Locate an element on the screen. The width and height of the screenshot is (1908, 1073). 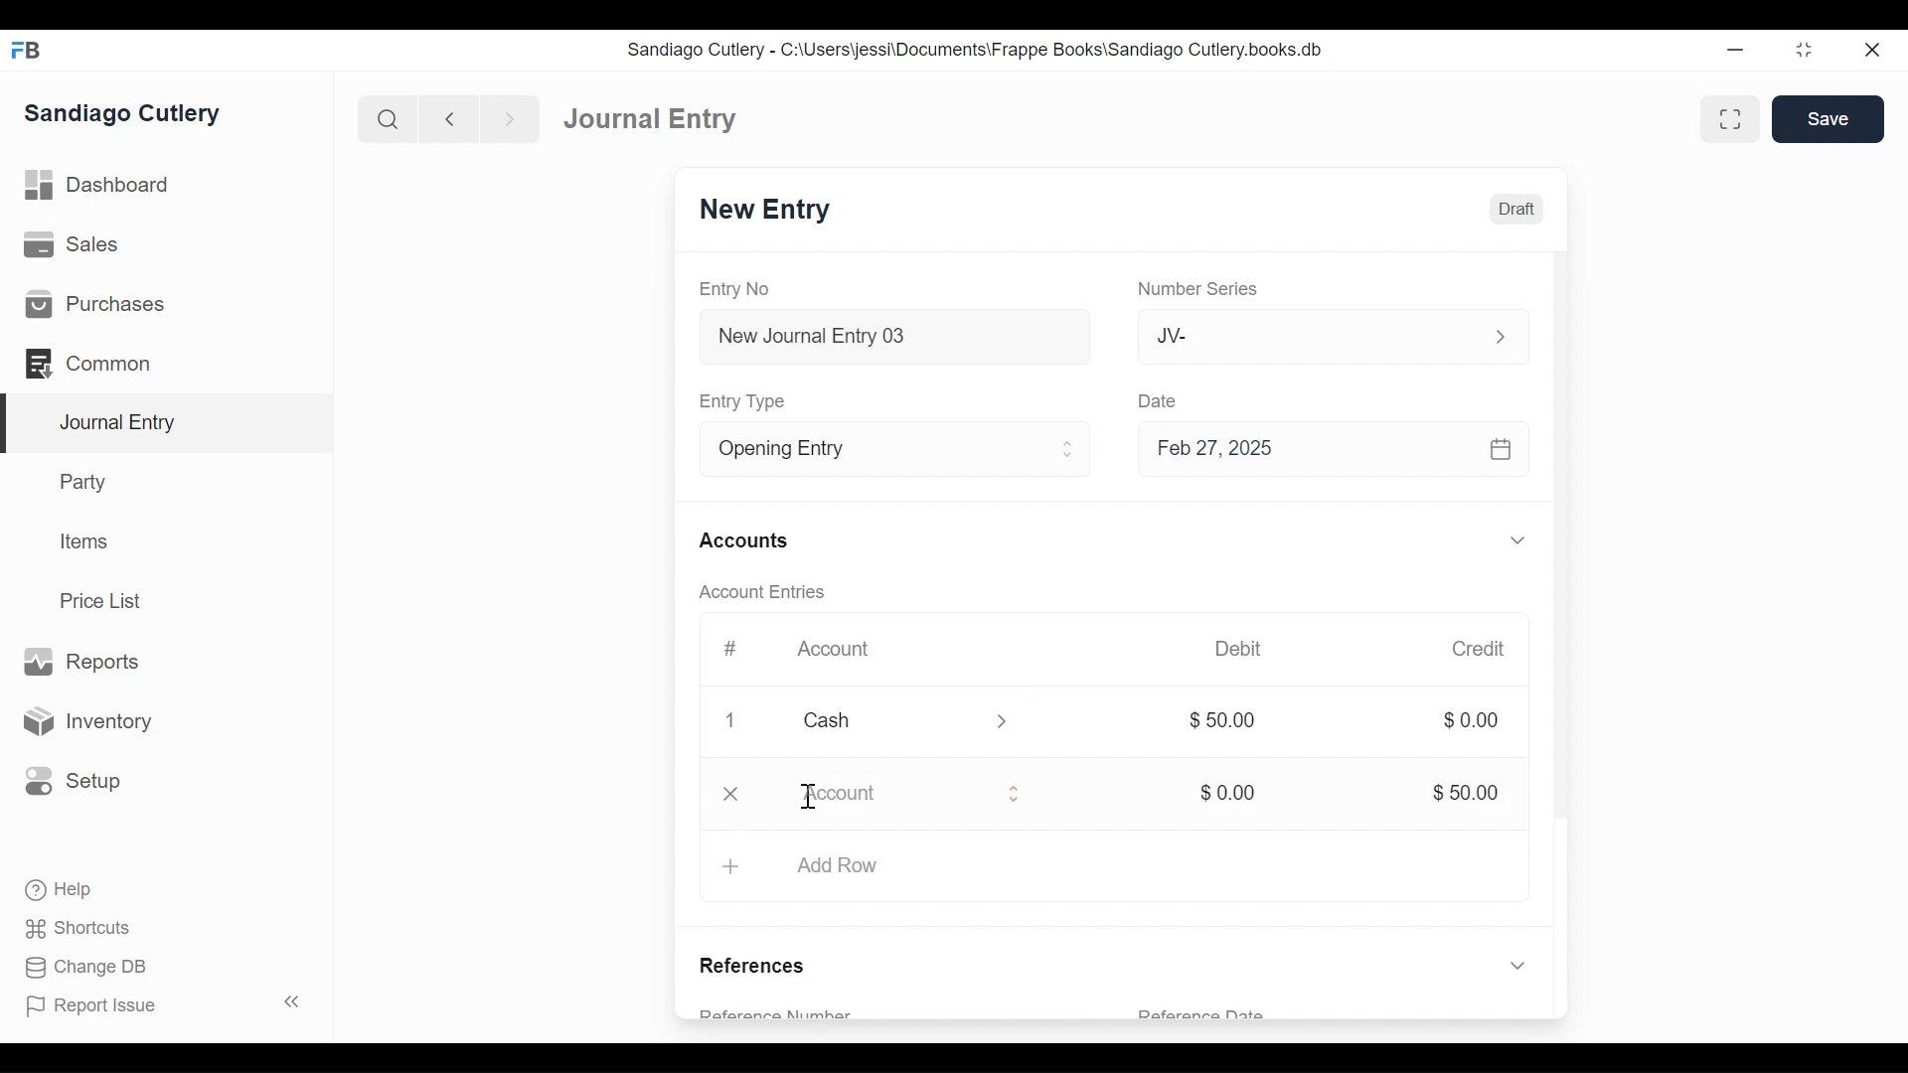
Sandiago Cutlery - C:\Users\jessi\Documents\Frappe Books\Sandiago Cutlery.books.db is located at coordinates (976, 49).